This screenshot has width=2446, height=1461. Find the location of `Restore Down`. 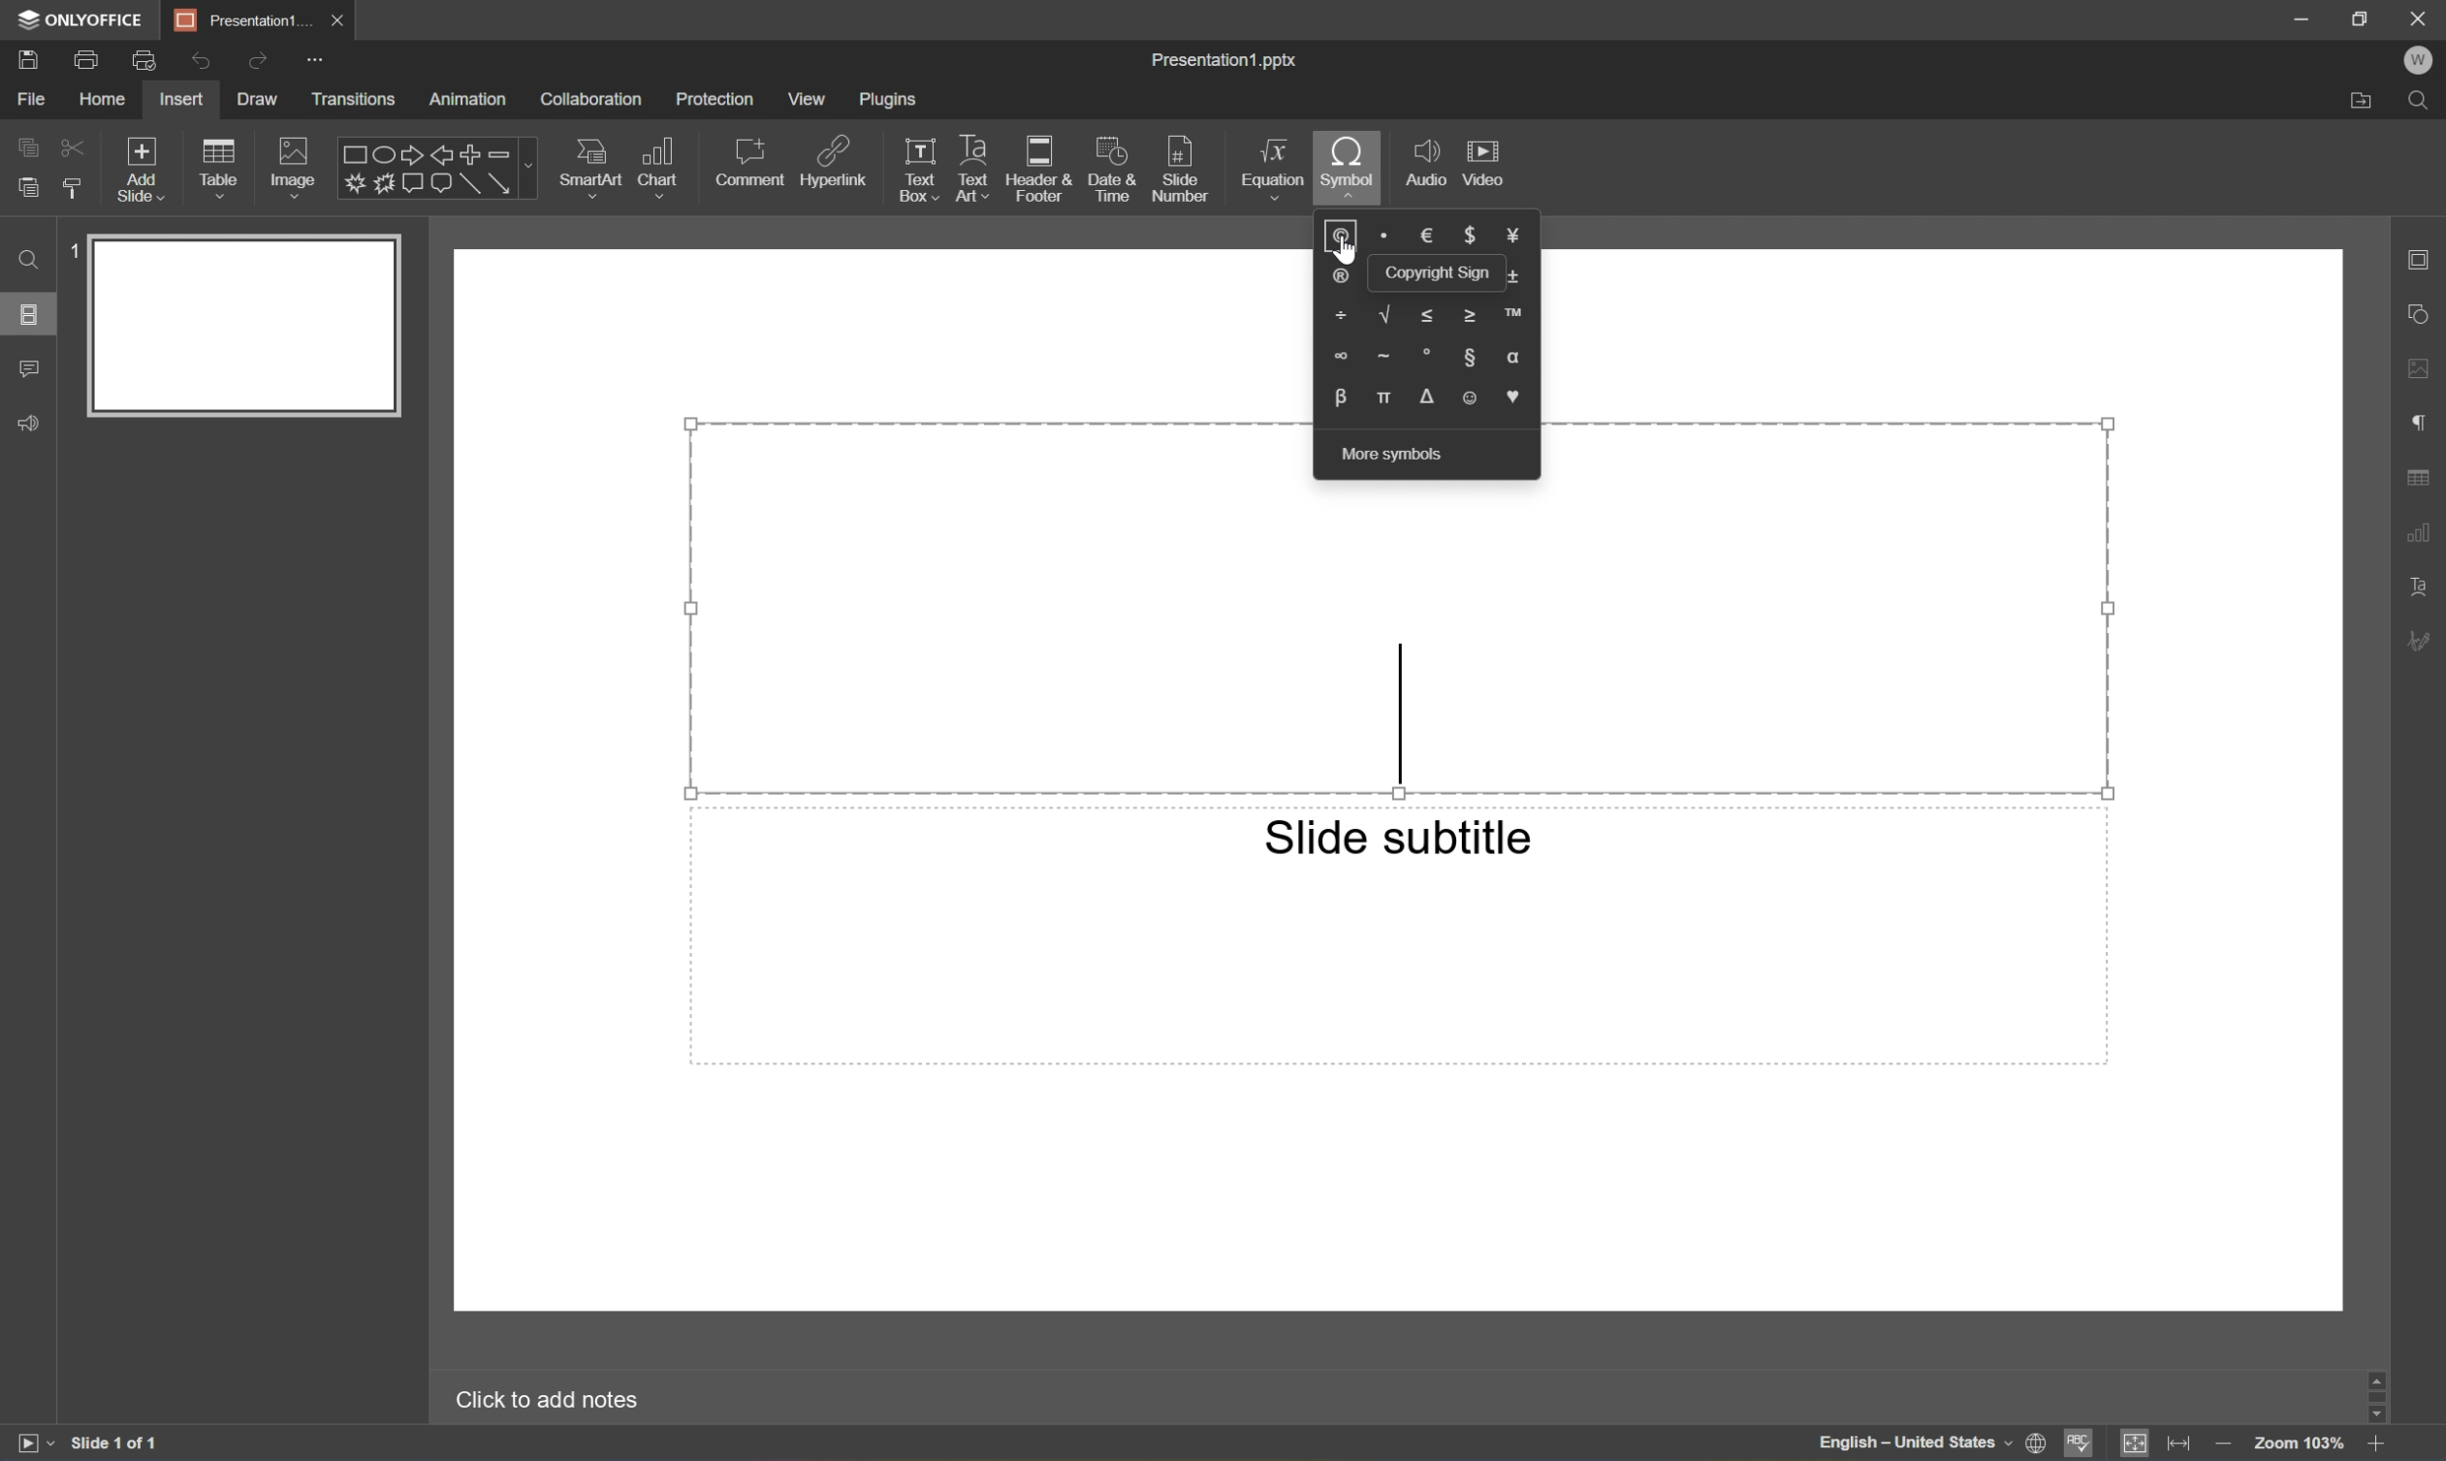

Restore Down is located at coordinates (2360, 17).